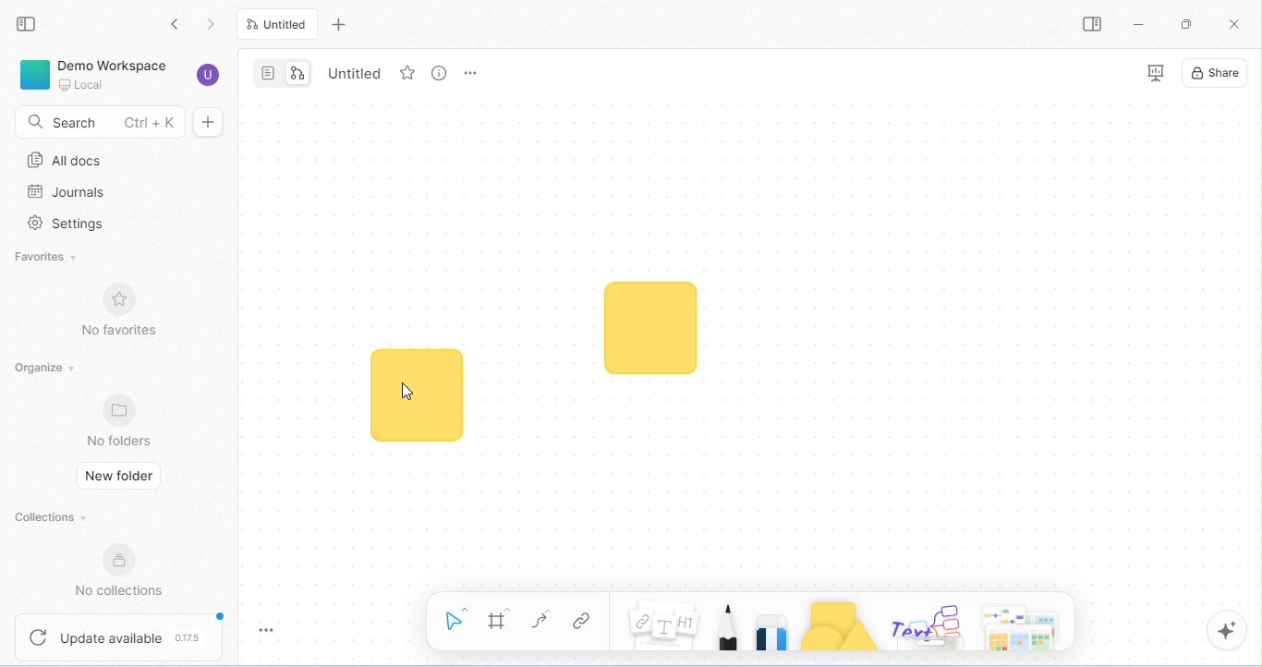 This screenshot has width=1262, height=667. I want to click on curve, so click(542, 620).